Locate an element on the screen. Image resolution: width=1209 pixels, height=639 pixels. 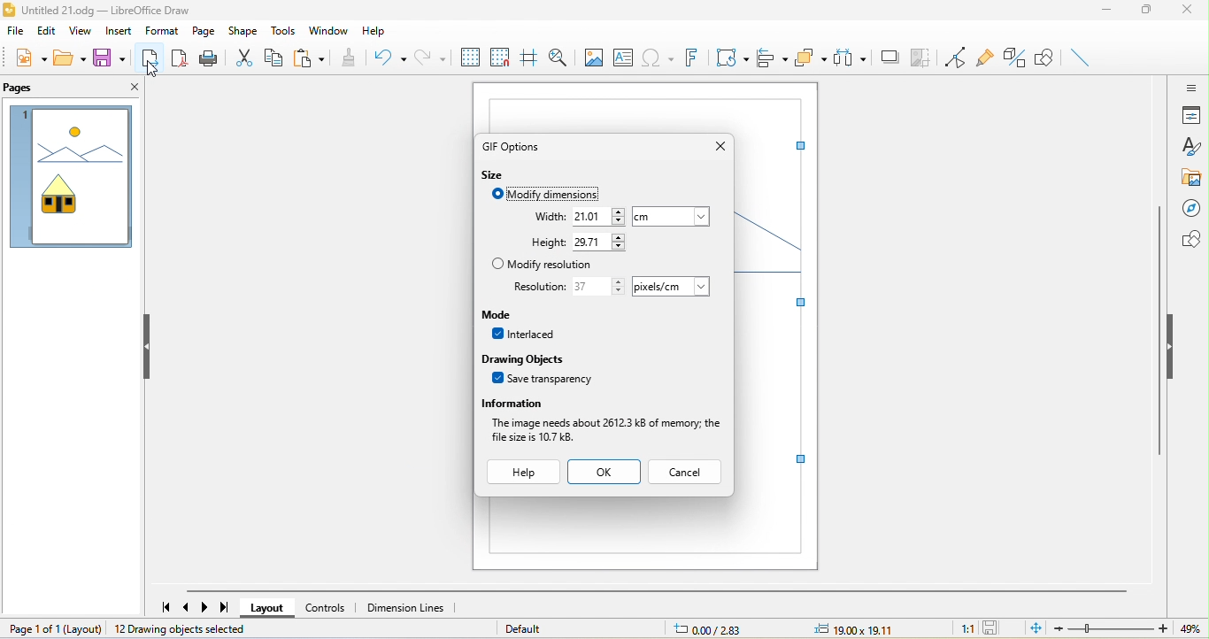
toggle point edit mode is located at coordinates (958, 58).